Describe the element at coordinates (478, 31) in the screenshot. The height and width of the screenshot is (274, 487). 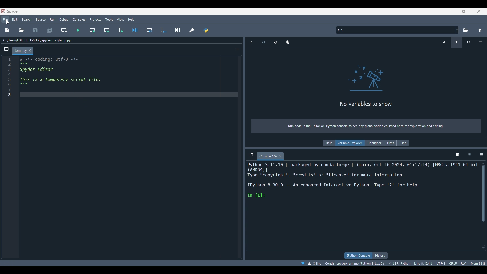
I see `Change to parent directory` at that location.